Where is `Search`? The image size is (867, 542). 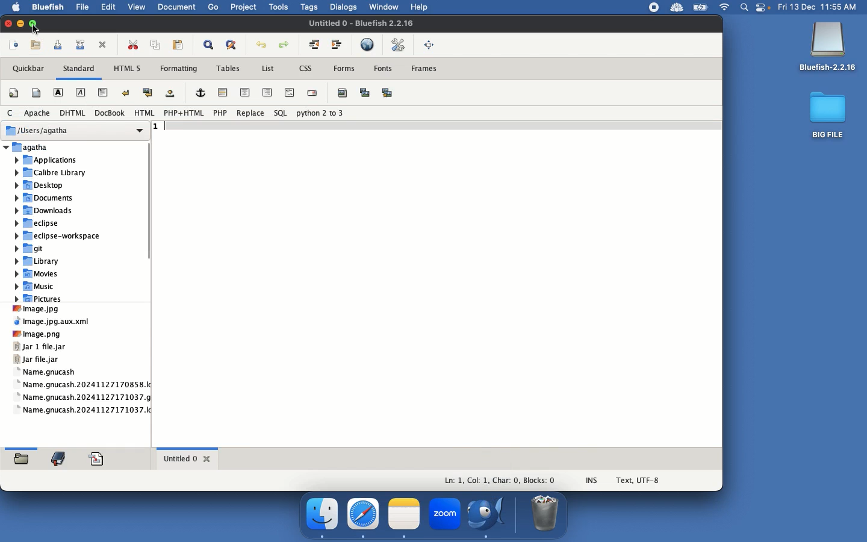
Search is located at coordinates (745, 8).